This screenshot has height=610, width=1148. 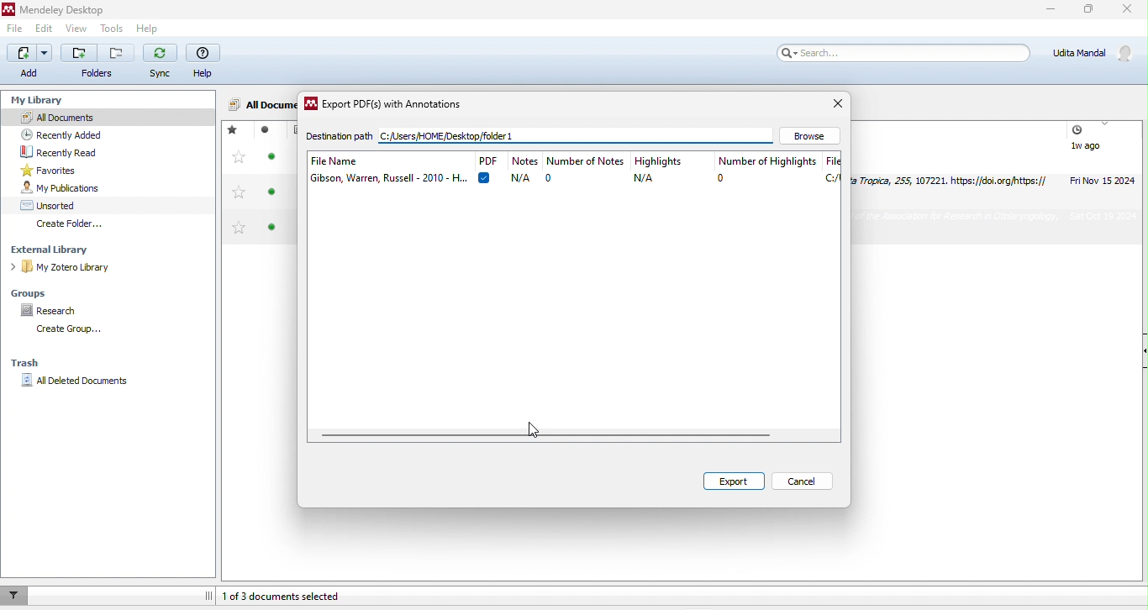 I want to click on export, so click(x=731, y=481).